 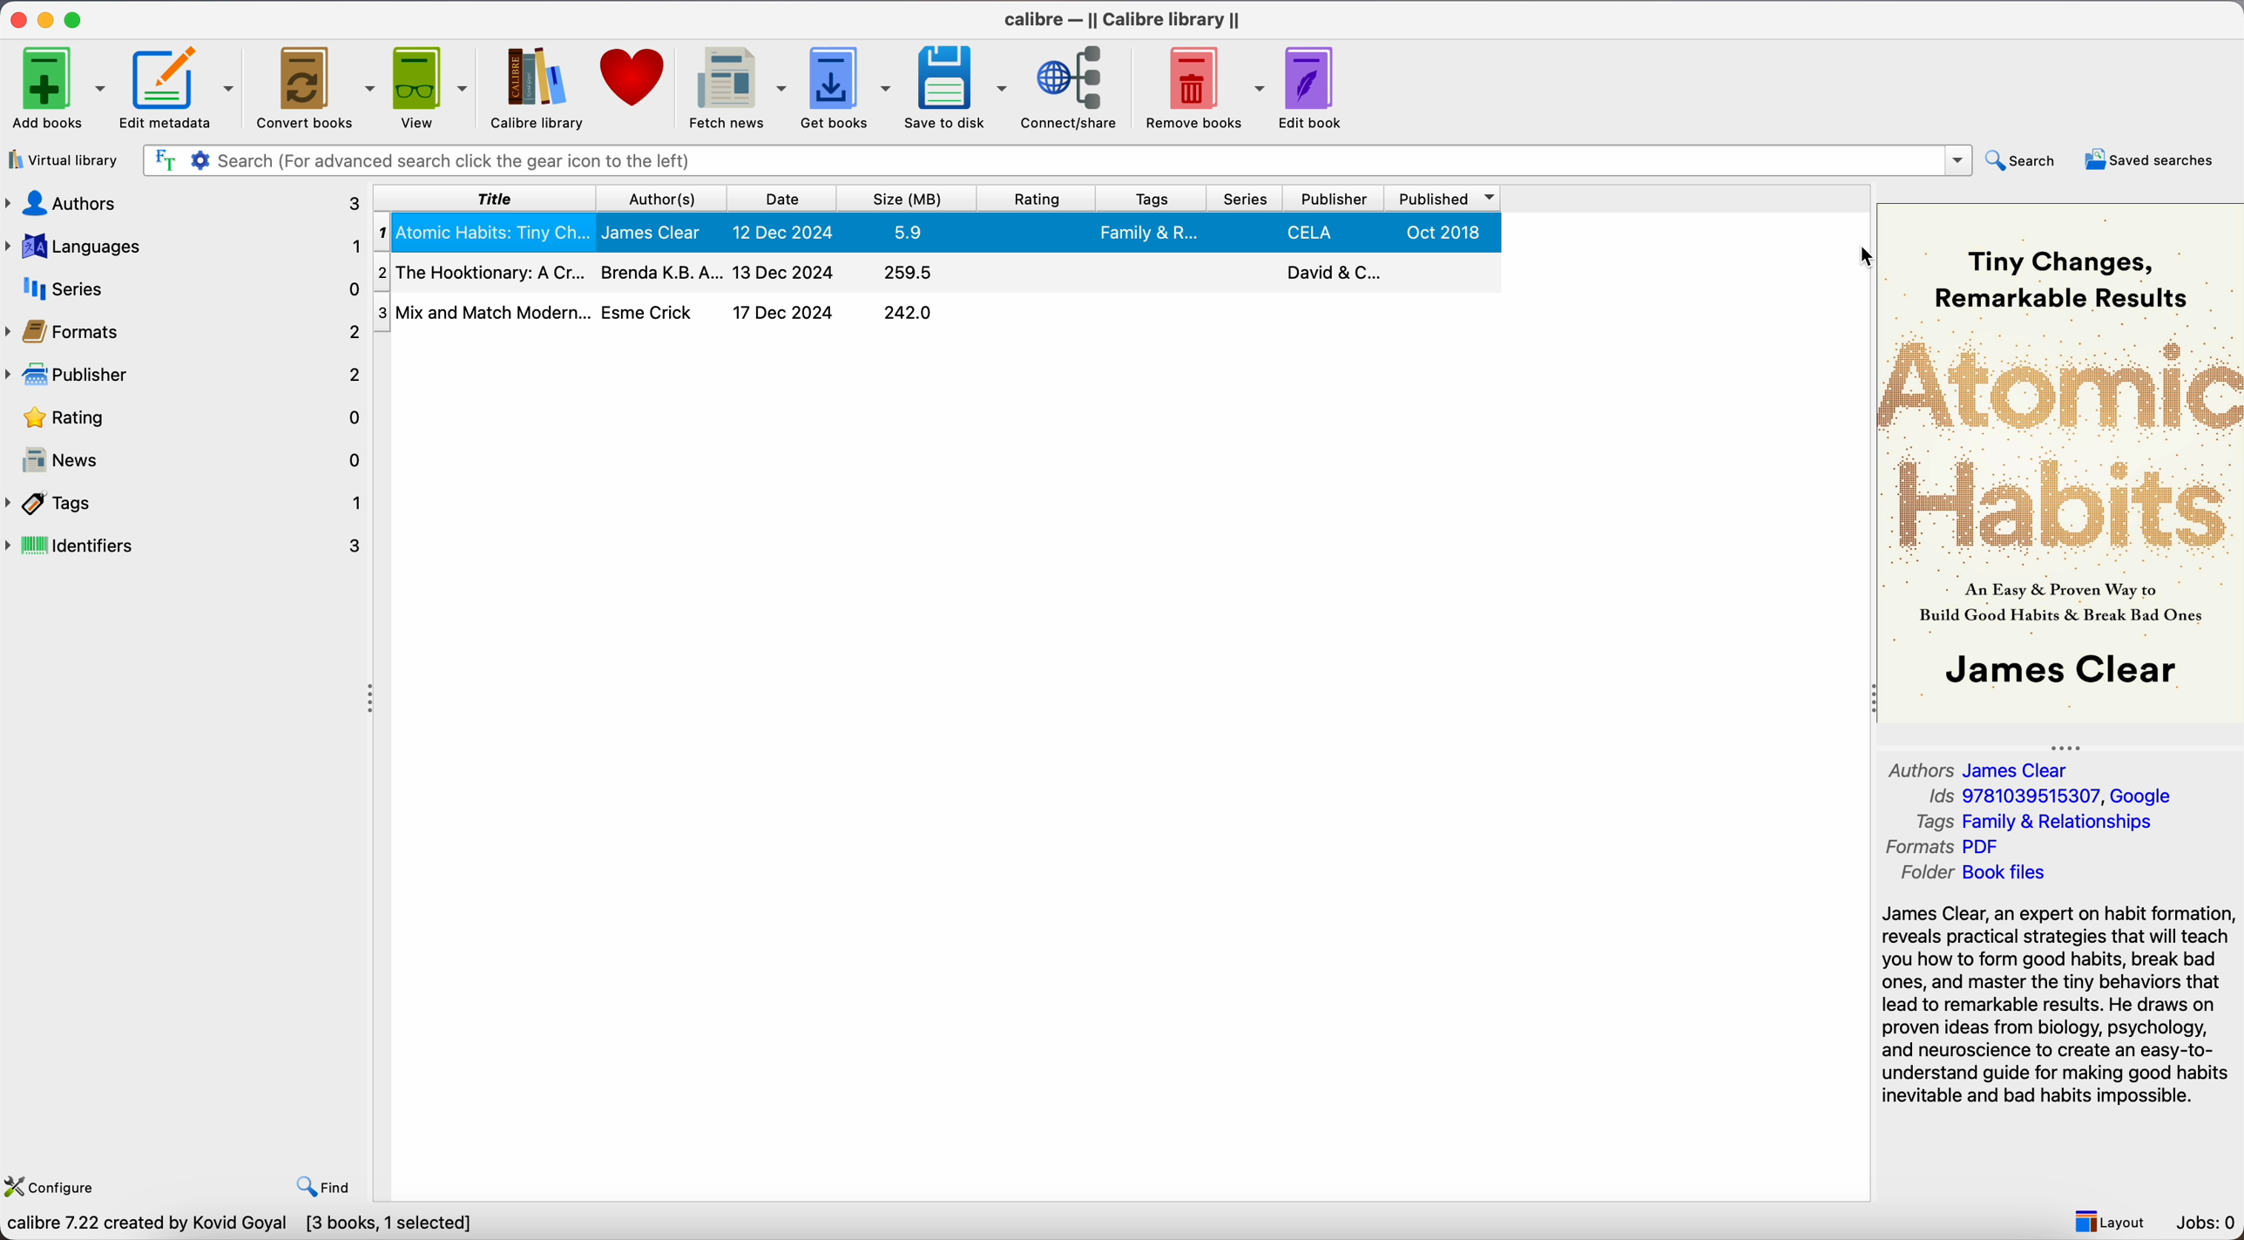 I want to click on James Clear, so click(x=657, y=232).